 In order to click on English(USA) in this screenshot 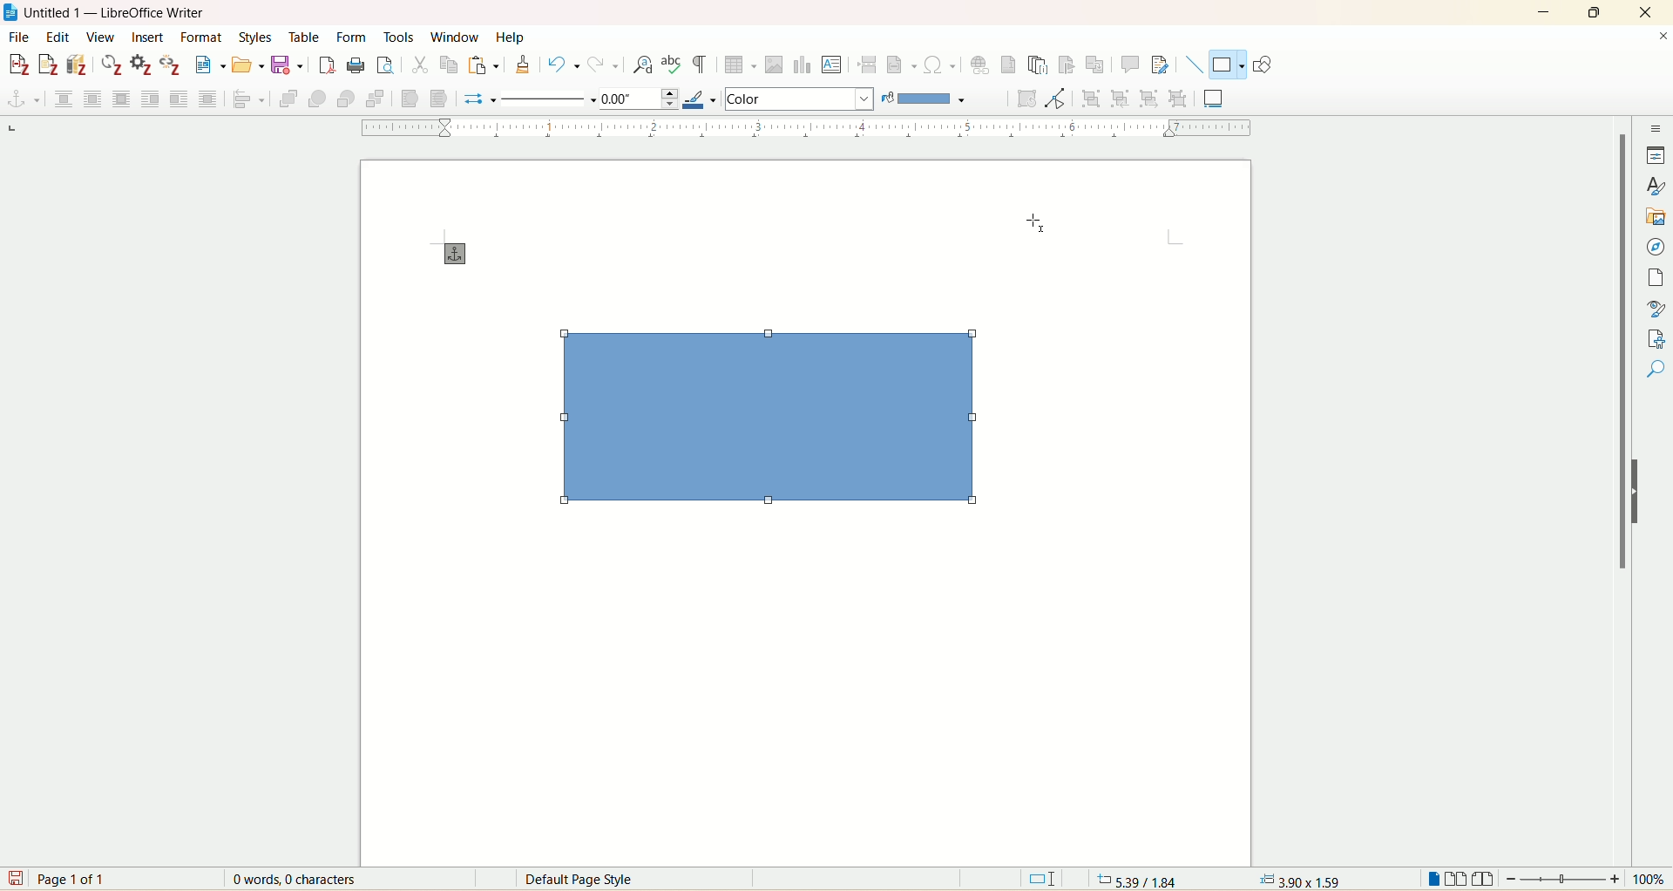, I will do `click(844, 879)`.